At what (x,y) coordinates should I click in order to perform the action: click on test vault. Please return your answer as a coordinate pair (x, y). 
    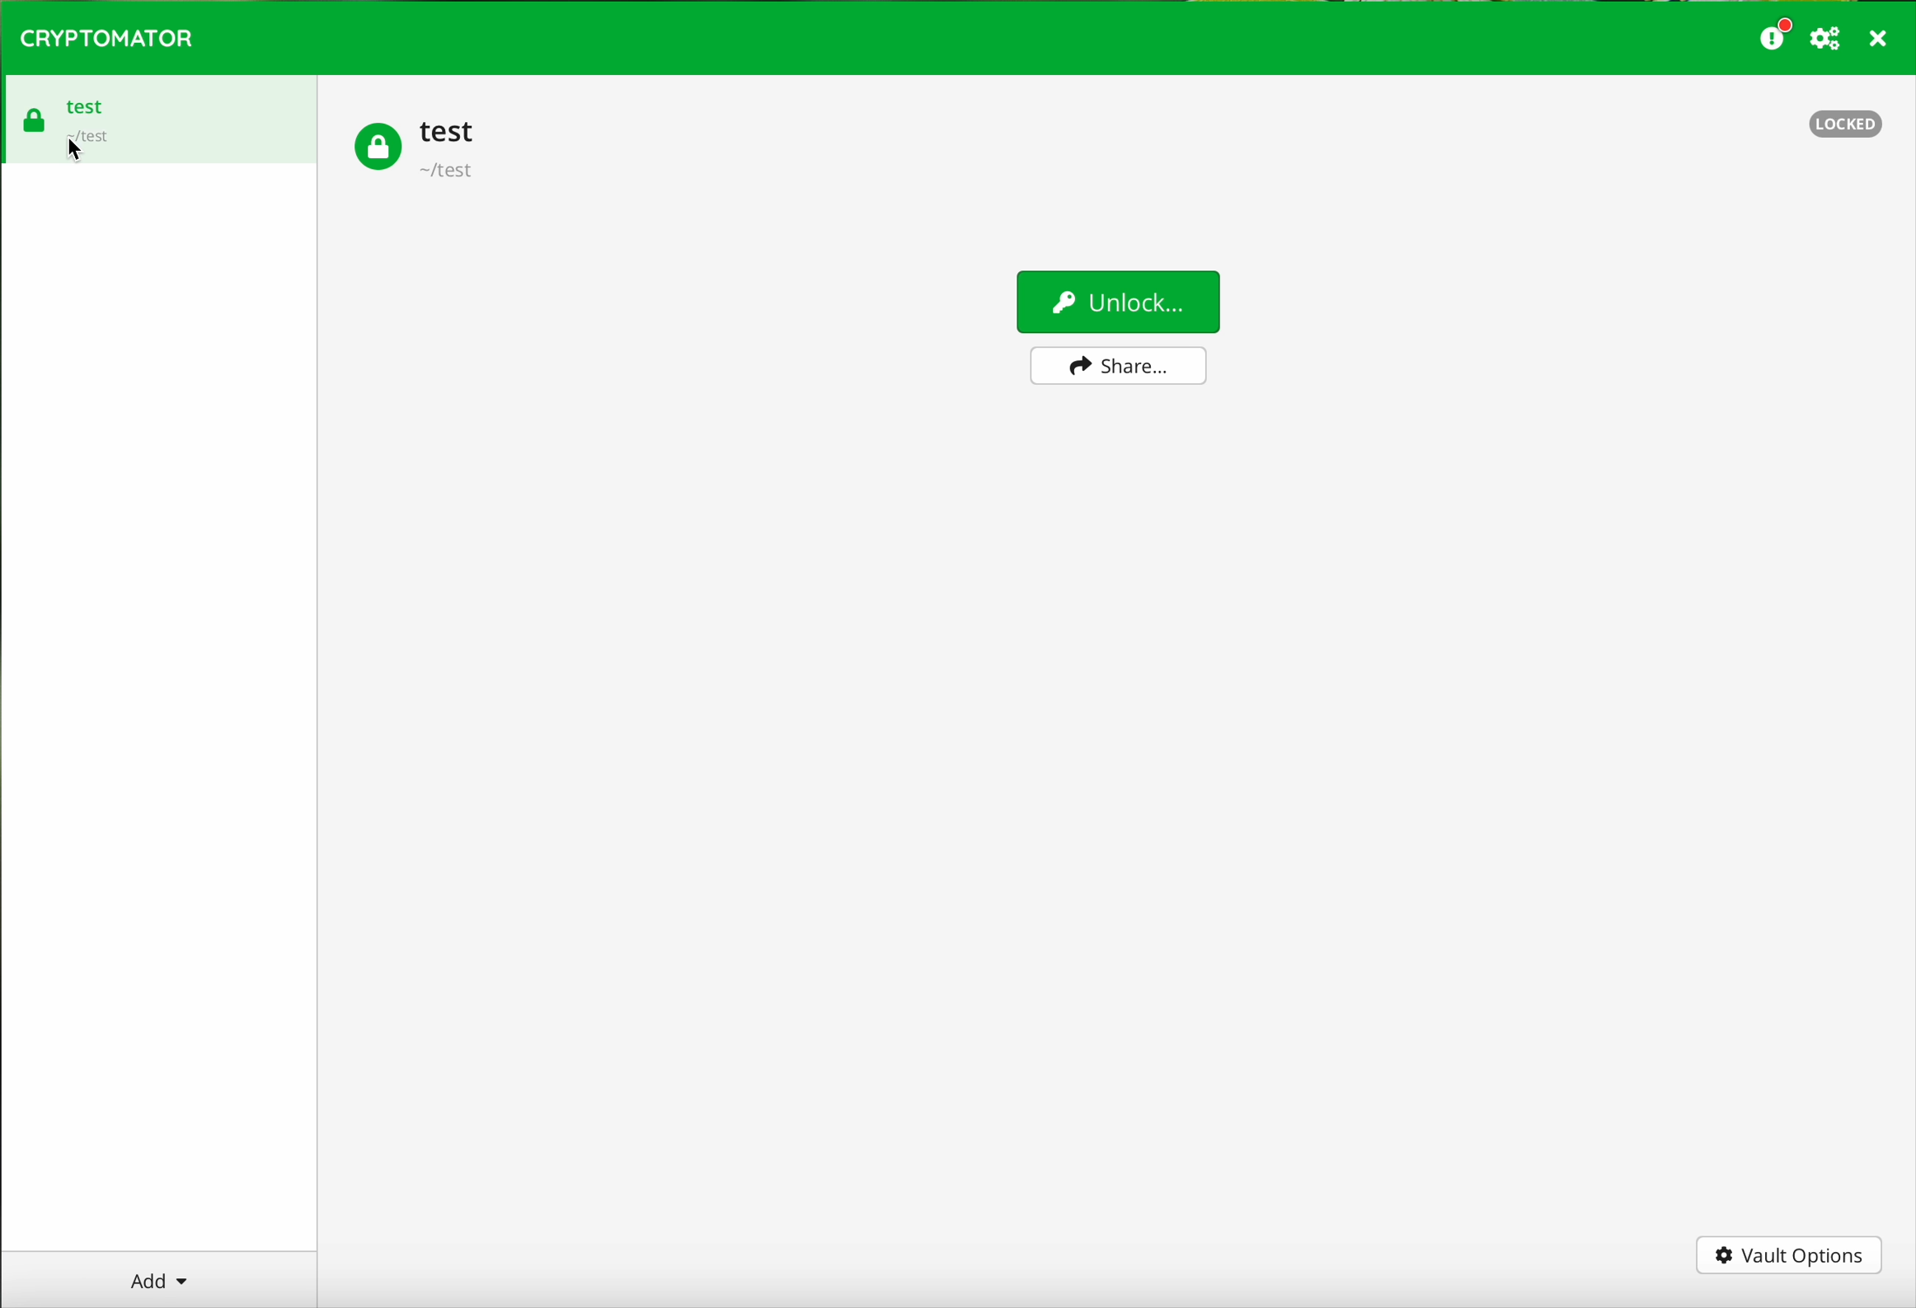
    Looking at the image, I should click on (158, 117).